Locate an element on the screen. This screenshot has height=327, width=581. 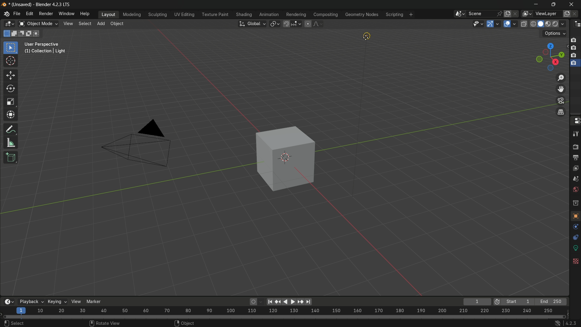
show overlays is located at coordinates (506, 24).